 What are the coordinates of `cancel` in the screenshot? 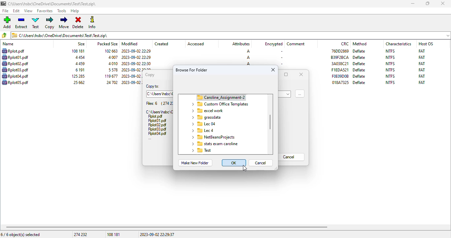 It's located at (261, 163).